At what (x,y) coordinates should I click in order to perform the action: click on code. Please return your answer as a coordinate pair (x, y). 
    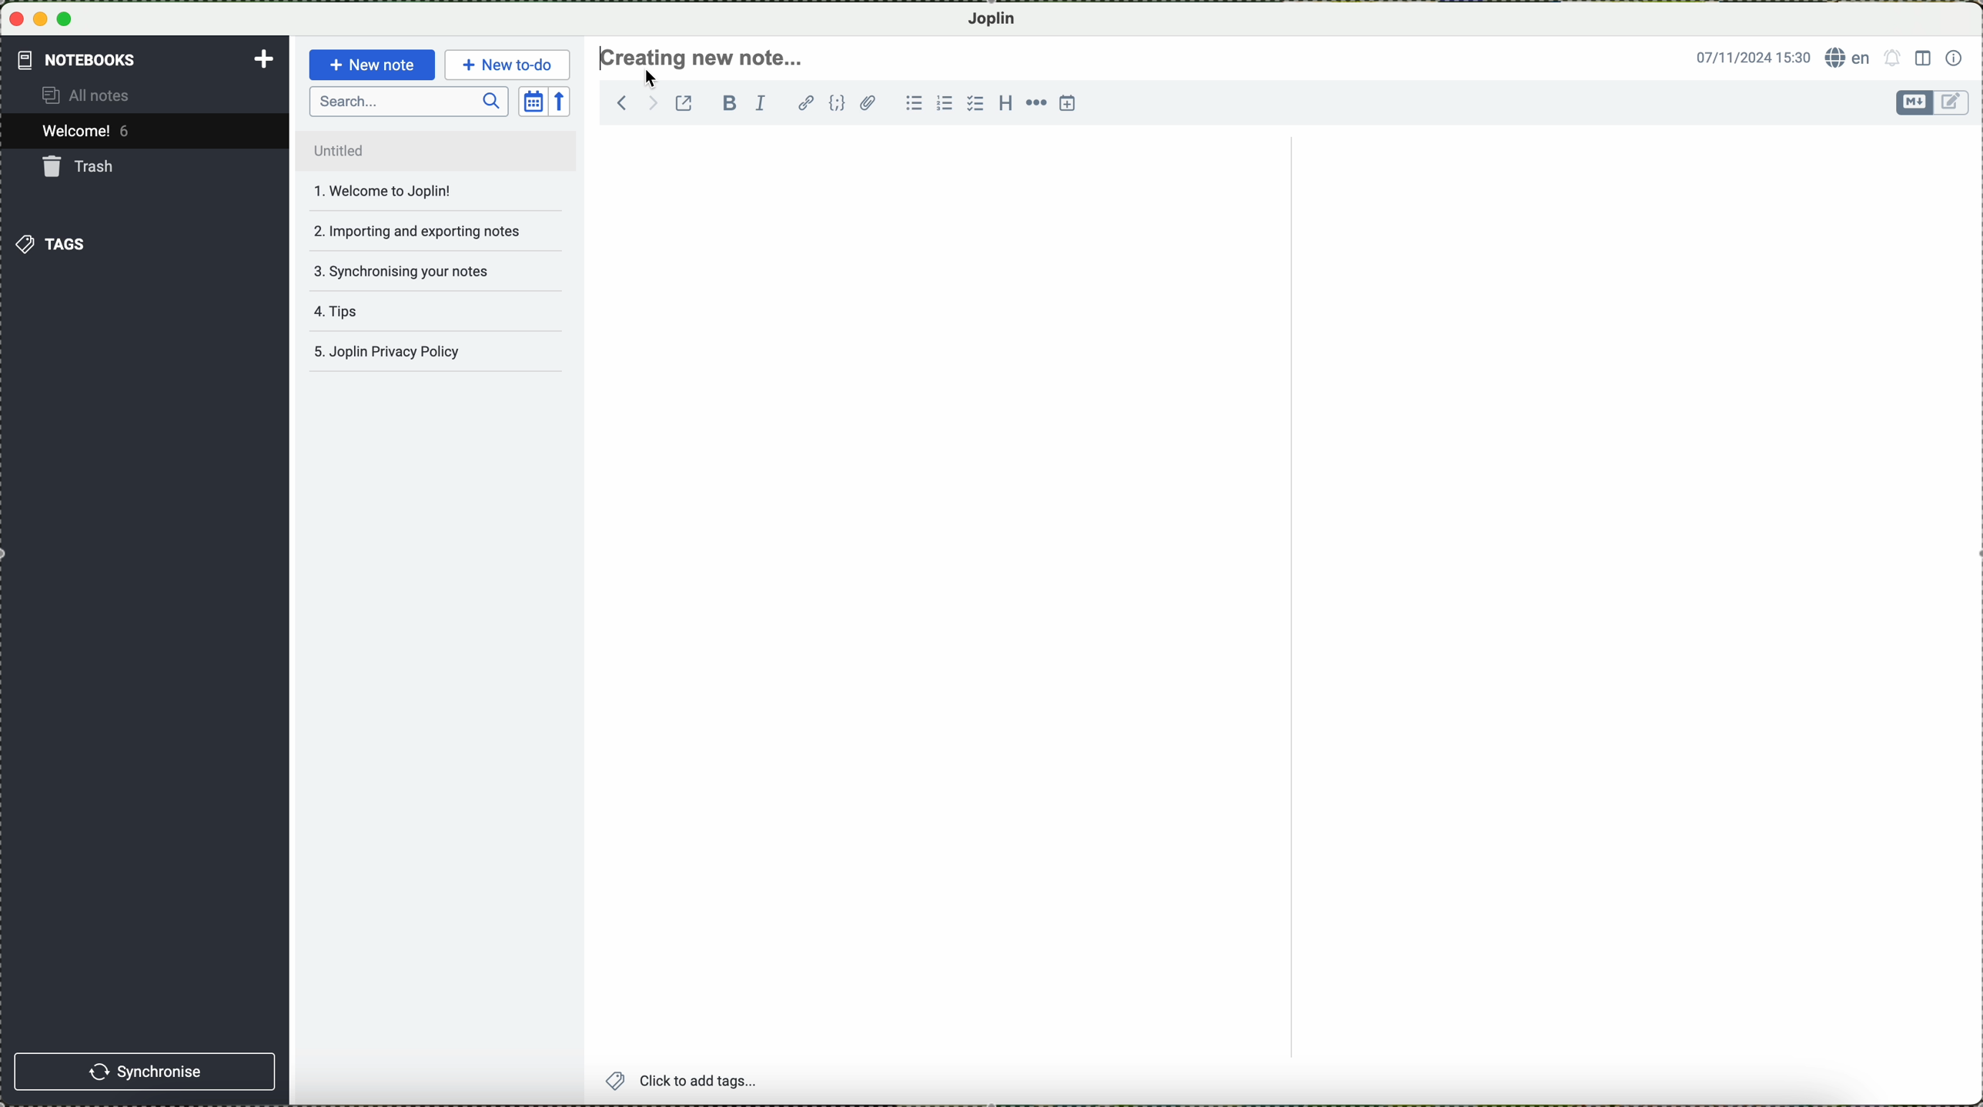
    Looking at the image, I should click on (838, 103).